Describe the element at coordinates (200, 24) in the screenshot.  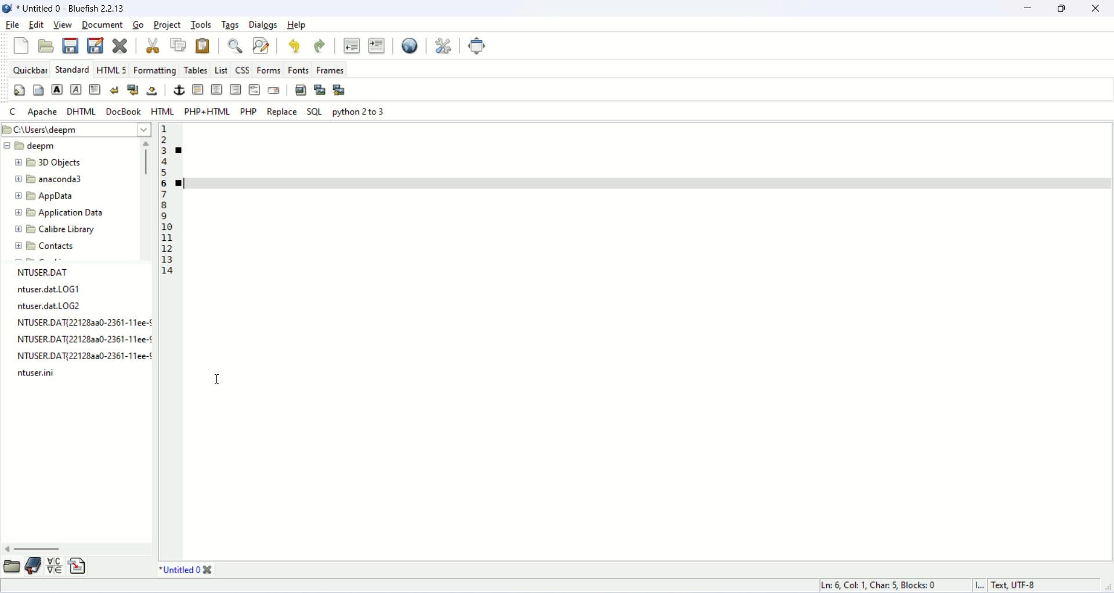
I see `tools` at that location.